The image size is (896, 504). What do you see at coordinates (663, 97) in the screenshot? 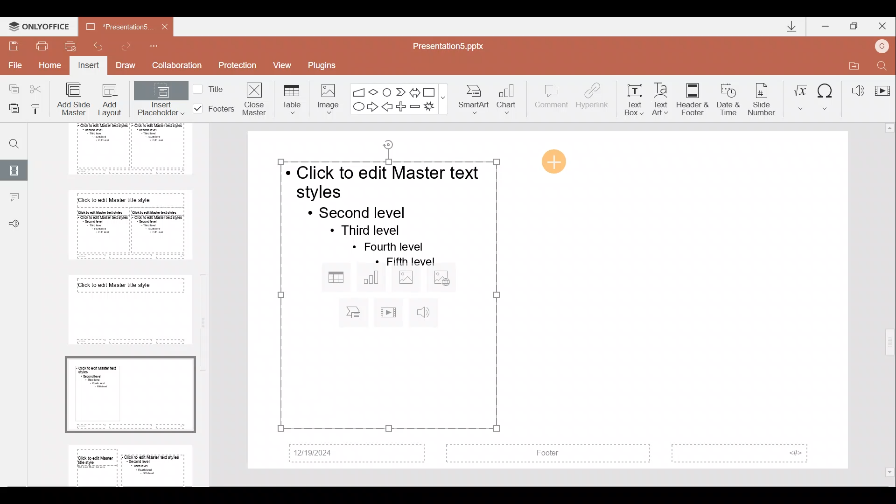
I see `Text Art` at bounding box center [663, 97].